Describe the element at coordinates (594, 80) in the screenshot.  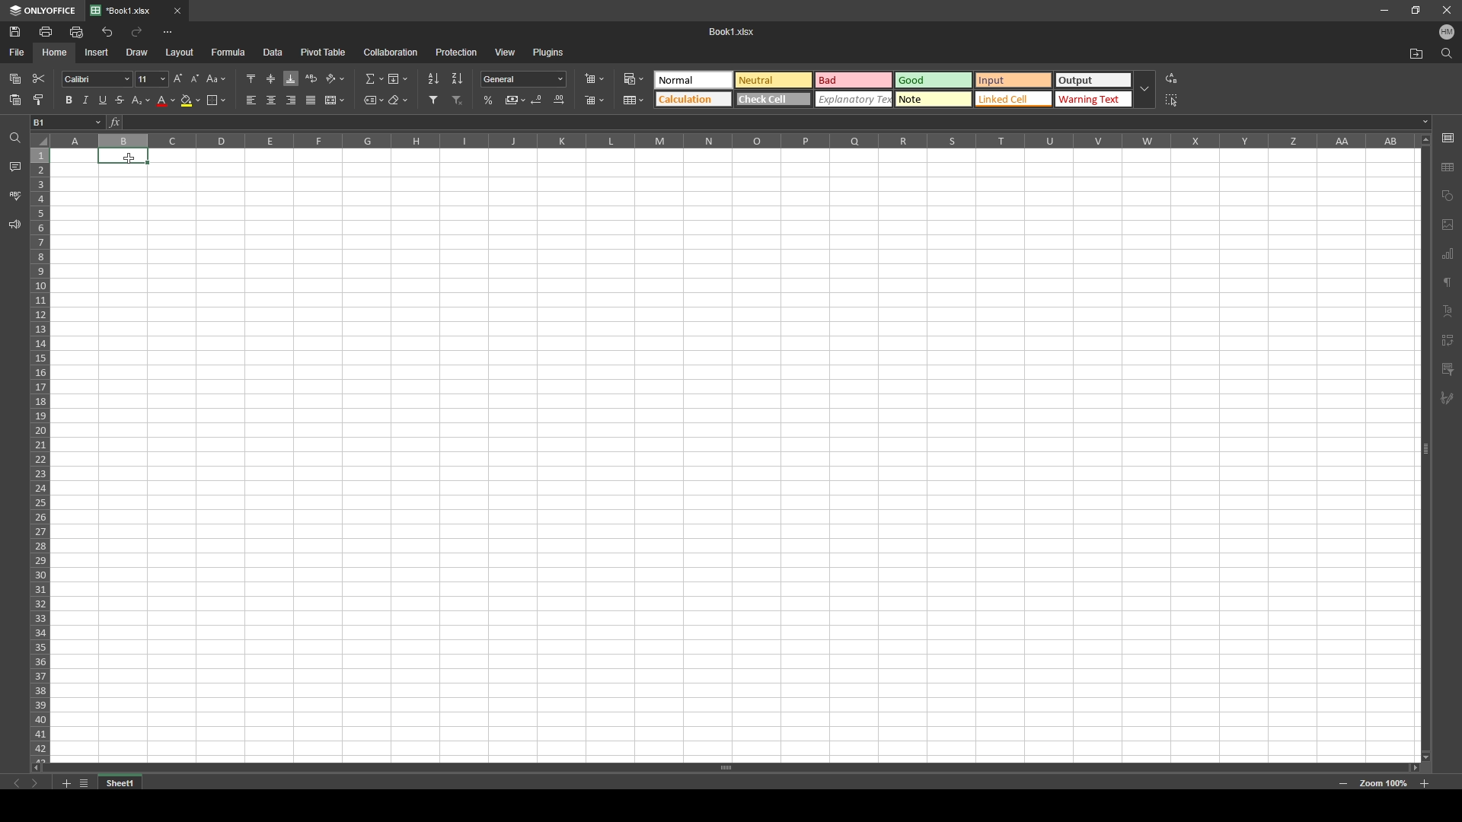
I see `insert cells` at that location.